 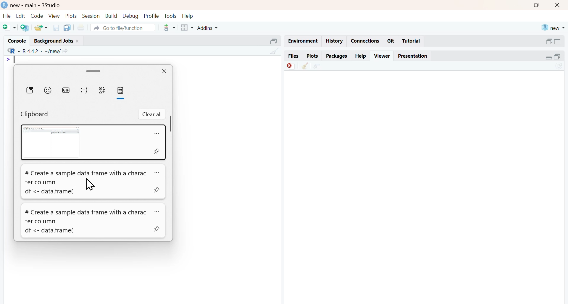 What do you see at coordinates (536, 5) in the screenshot?
I see `maximise` at bounding box center [536, 5].